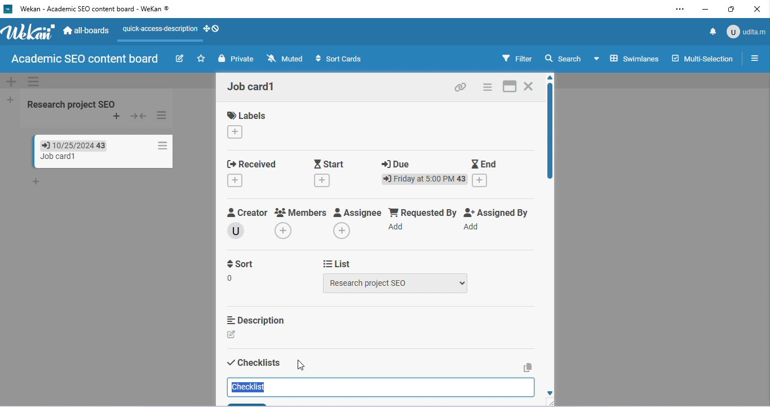  What do you see at coordinates (485, 162) in the screenshot?
I see `end` at bounding box center [485, 162].